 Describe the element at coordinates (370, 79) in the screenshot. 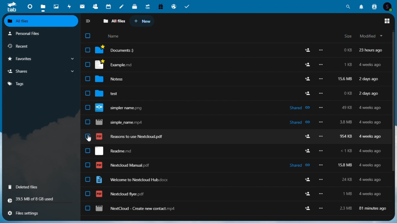

I see `2 days ago` at that location.